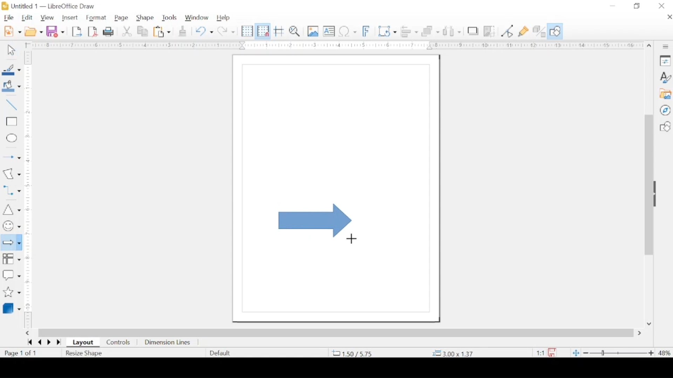 This screenshot has height=378, width=673. What do you see at coordinates (28, 18) in the screenshot?
I see `edit` at bounding box center [28, 18].